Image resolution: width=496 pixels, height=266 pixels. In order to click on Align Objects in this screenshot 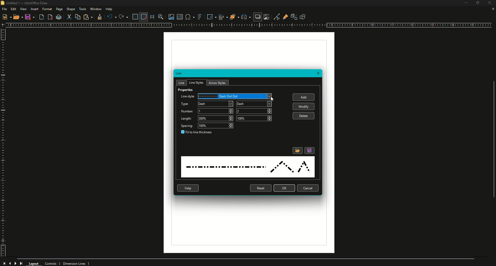, I will do `click(221, 17)`.